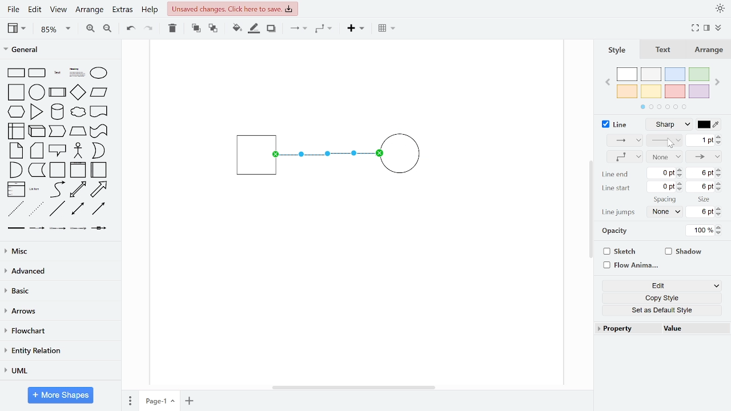 The height and width of the screenshot is (411, 731). Describe the element at coordinates (15, 9) in the screenshot. I see `file` at that location.